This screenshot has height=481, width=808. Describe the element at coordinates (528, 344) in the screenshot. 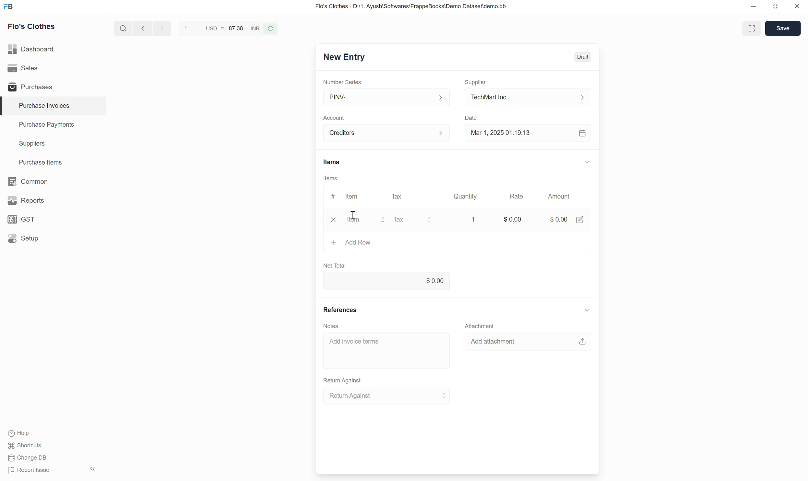

I see `Add attachment` at that location.